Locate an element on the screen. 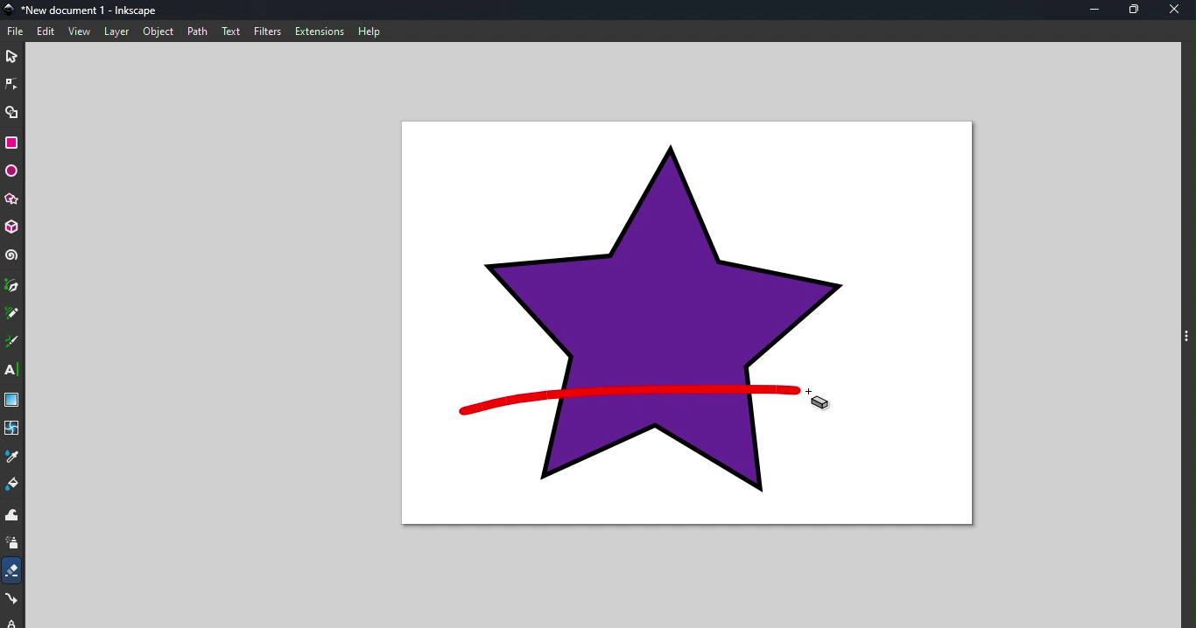 The width and height of the screenshot is (1196, 628). tweak tool is located at coordinates (11, 516).